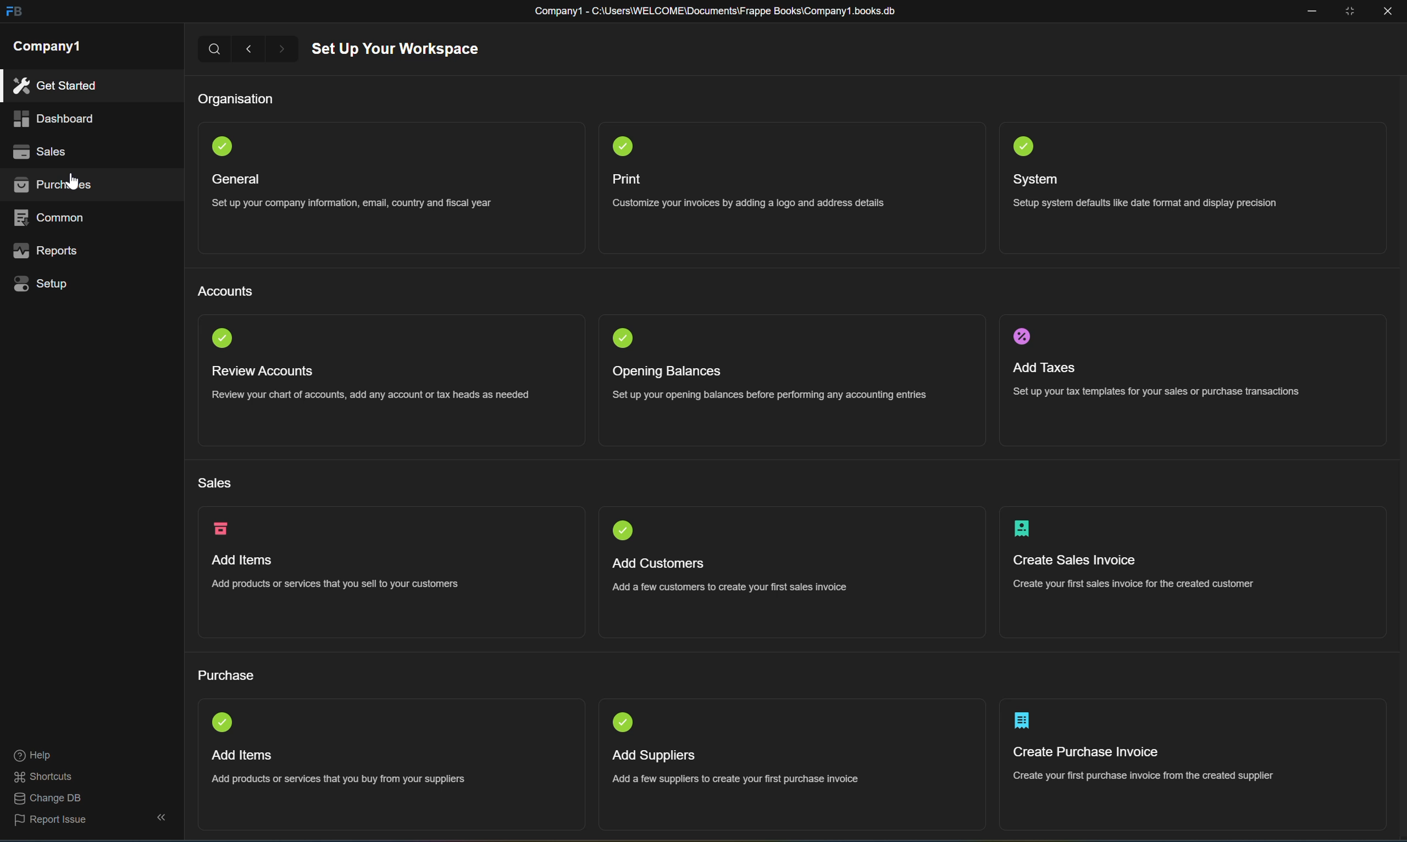  What do you see at coordinates (245, 755) in the screenshot?
I see `add items` at bounding box center [245, 755].